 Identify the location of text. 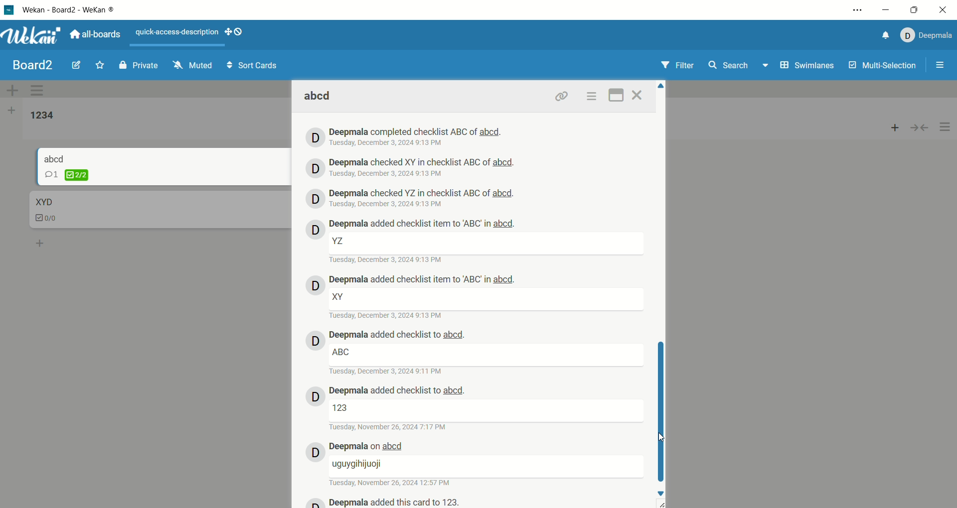
(358, 465).